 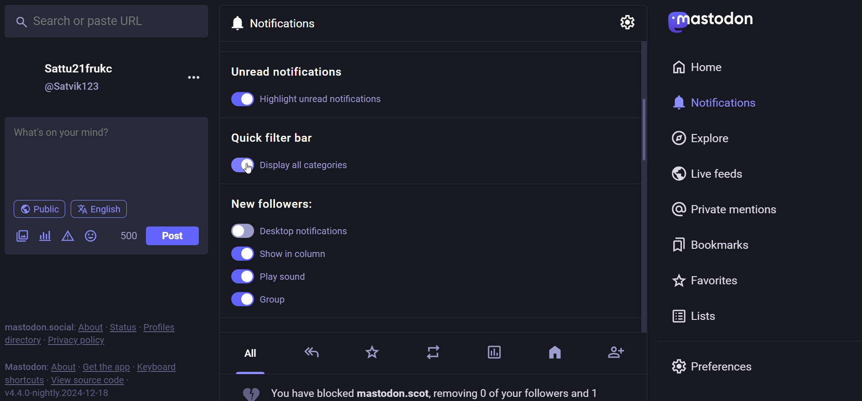 What do you see at coordinates (725, 209) in the screenshot?
I see `private mentions` at bounding box center [725, 209].